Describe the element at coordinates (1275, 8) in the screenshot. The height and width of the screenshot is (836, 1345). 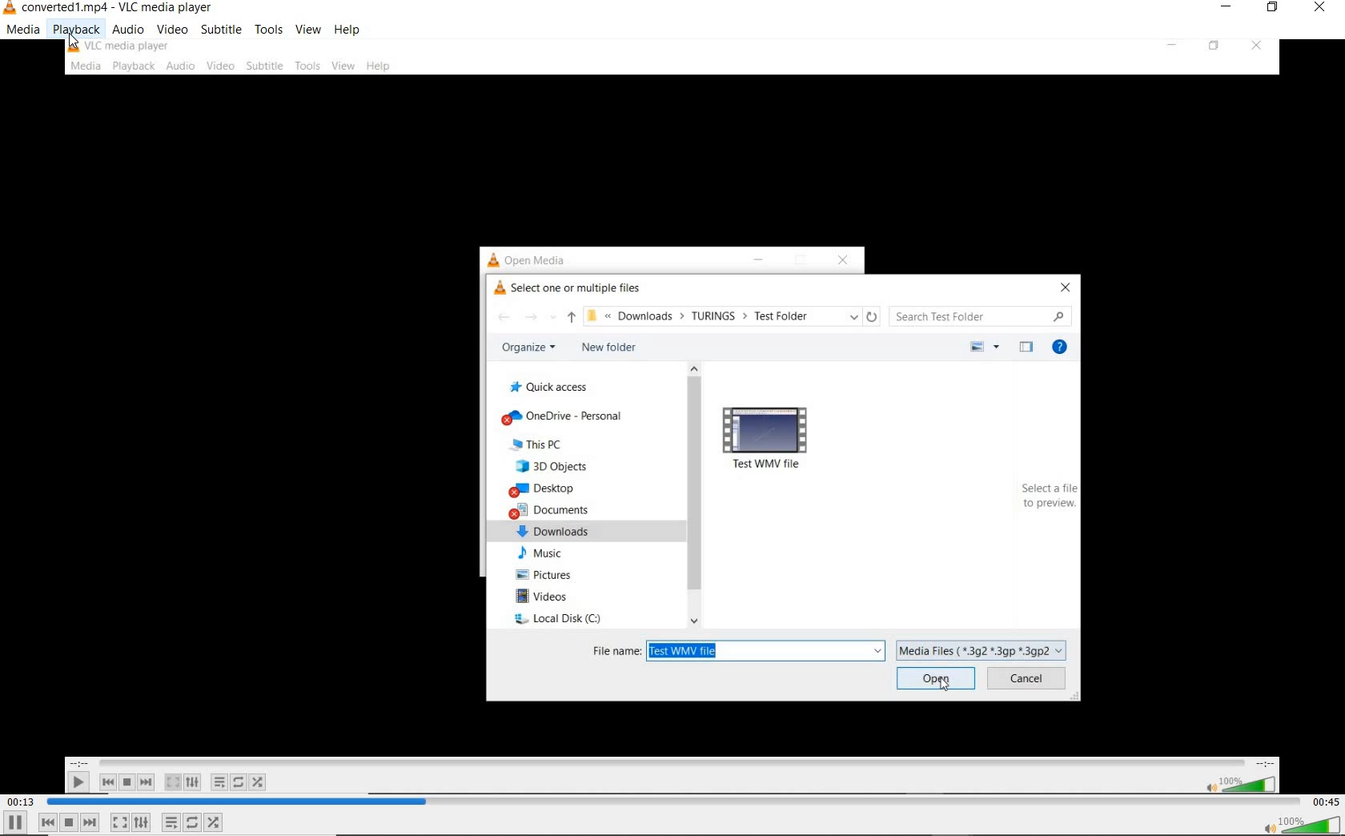
I see `restore down` at that location.